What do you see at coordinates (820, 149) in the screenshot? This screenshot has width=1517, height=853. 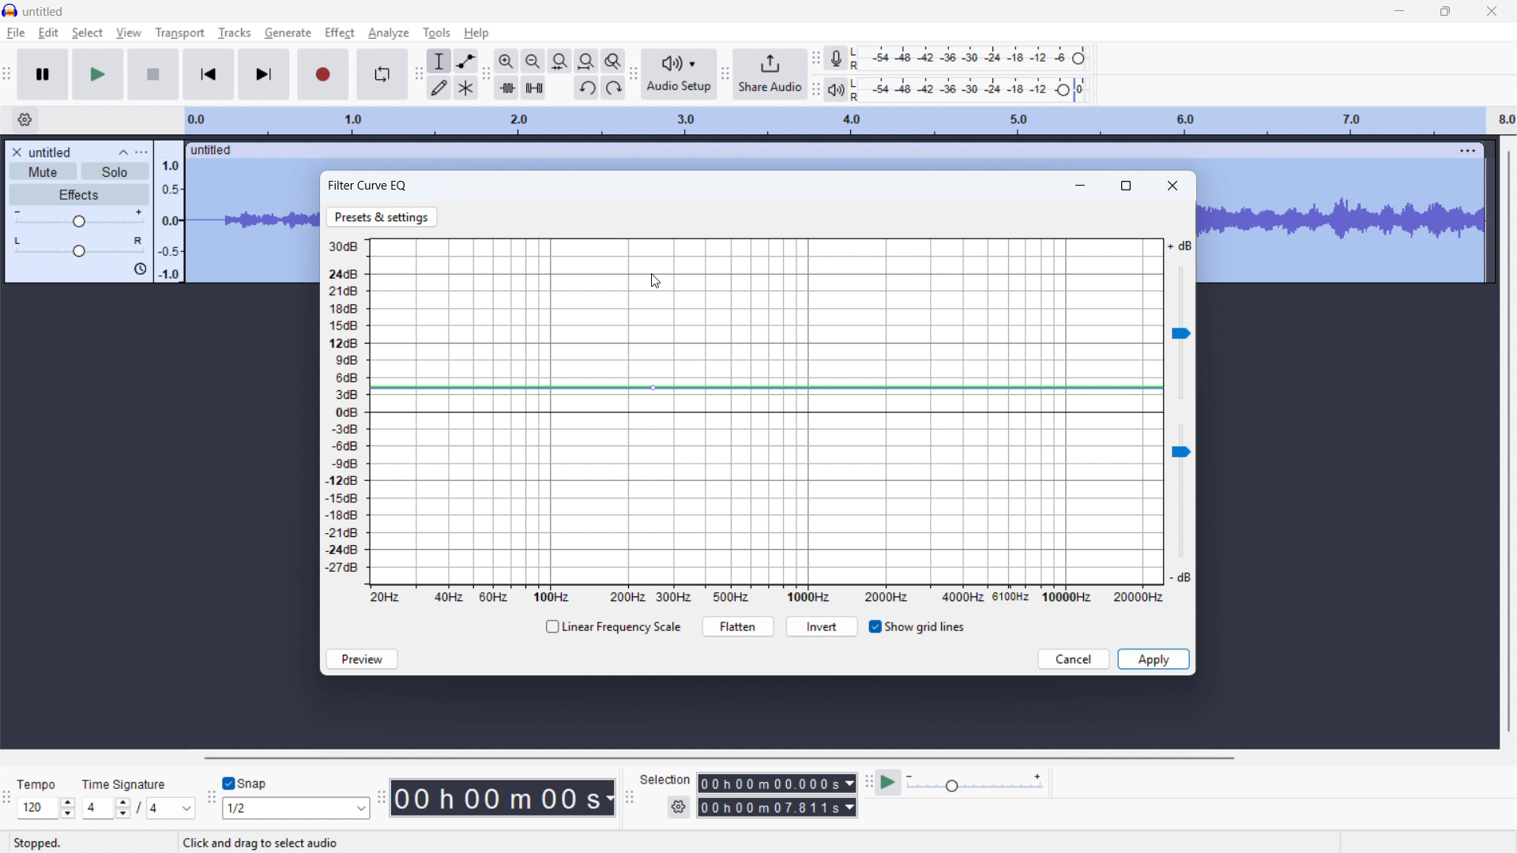 I see `Click to drag ` at bounding box center [820, 149].